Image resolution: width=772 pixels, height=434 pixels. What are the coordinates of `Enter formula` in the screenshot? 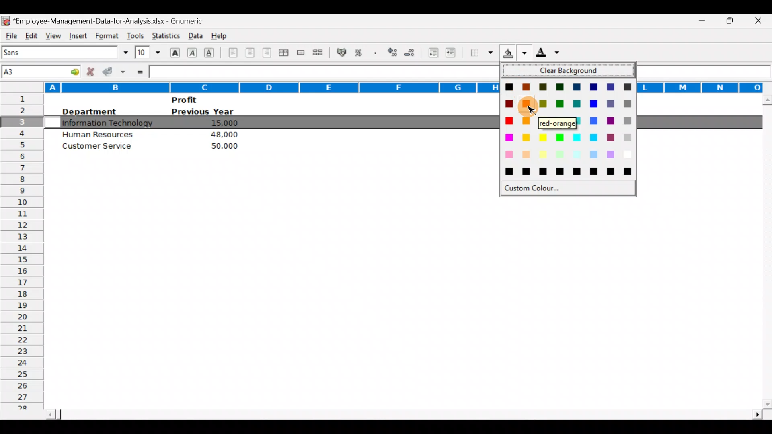 It's located at (139, 71).